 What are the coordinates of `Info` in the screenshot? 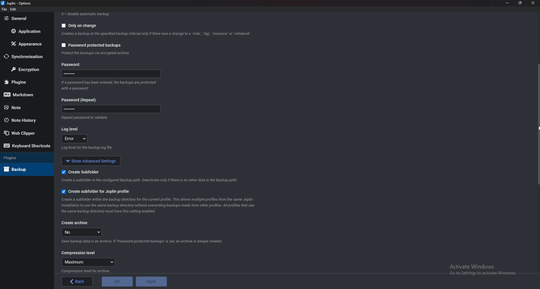 It's located at (85, 118).